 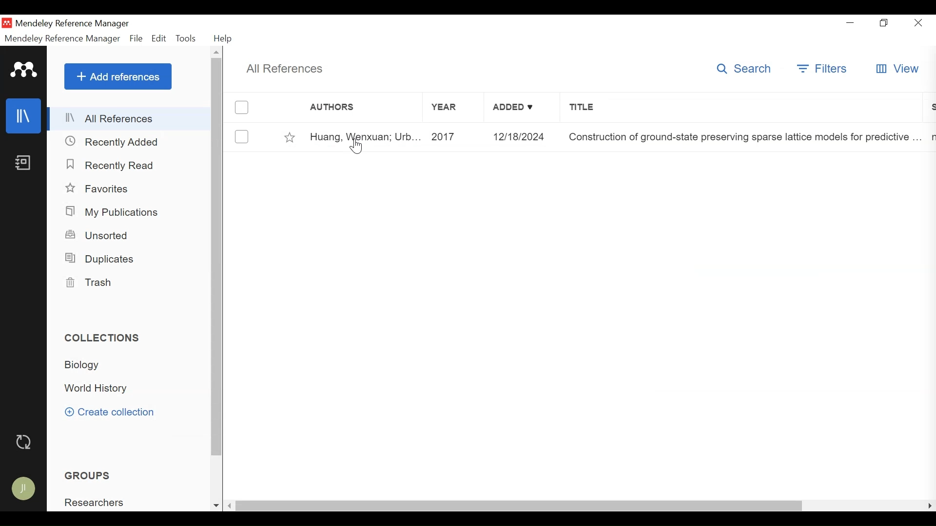 I want to click on biology, so click(x=86, y=365).